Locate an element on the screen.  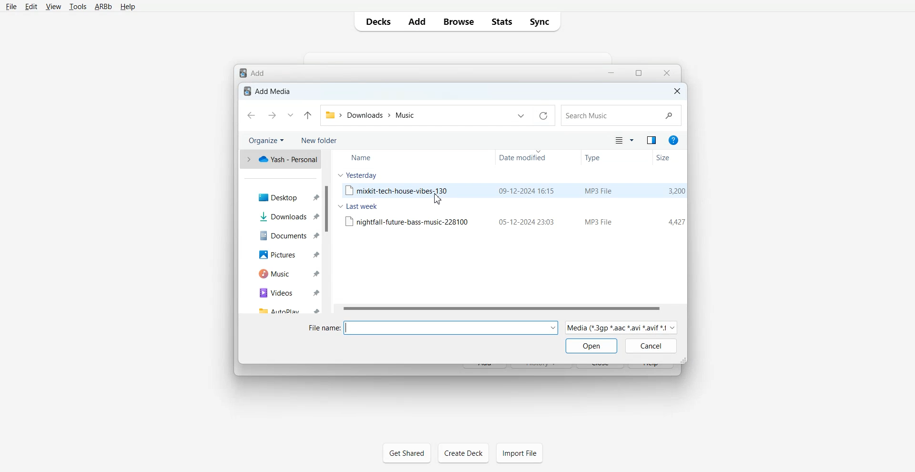
Date modified is located at coordinates (527, 157).